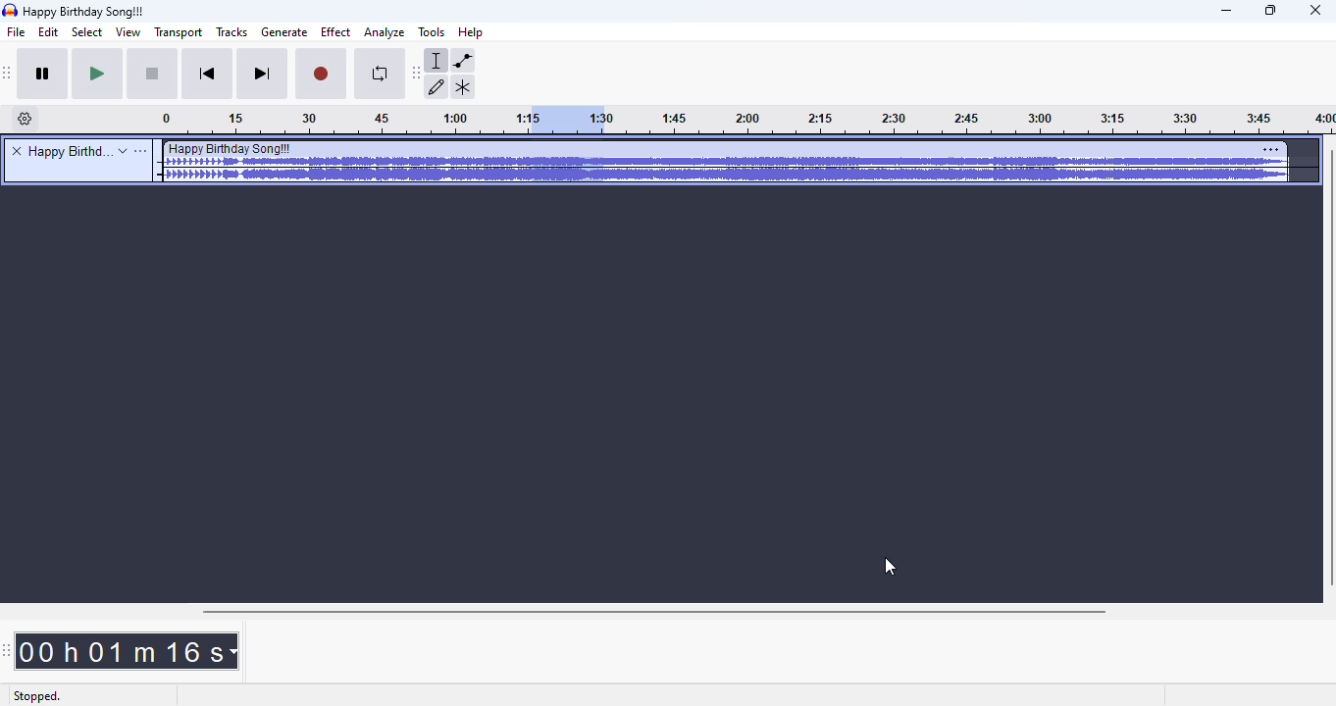 The width and height of the screenshot is (1336, 706). Describe the element at coordinates (263, 75) in the screenshot. I see `skip to end` at that location.